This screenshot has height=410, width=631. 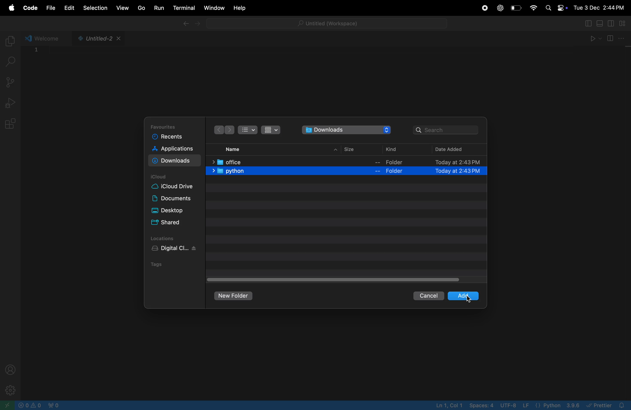 What do you see at coordinates (213, 7) in the screenshot?
I see `window` at bounding box center [213, 7].